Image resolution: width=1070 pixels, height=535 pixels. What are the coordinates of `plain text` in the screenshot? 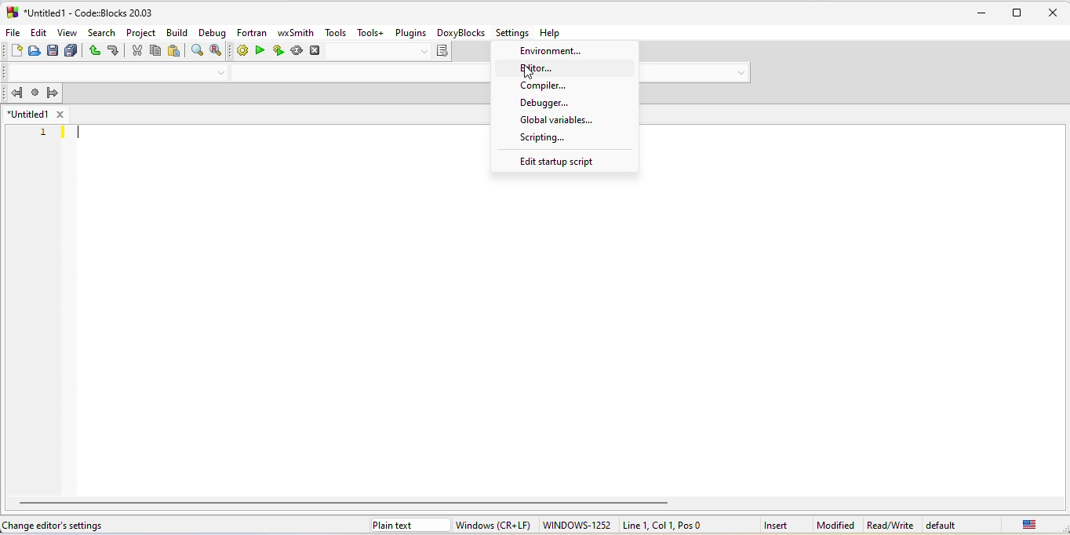 It's located at (410, 525).